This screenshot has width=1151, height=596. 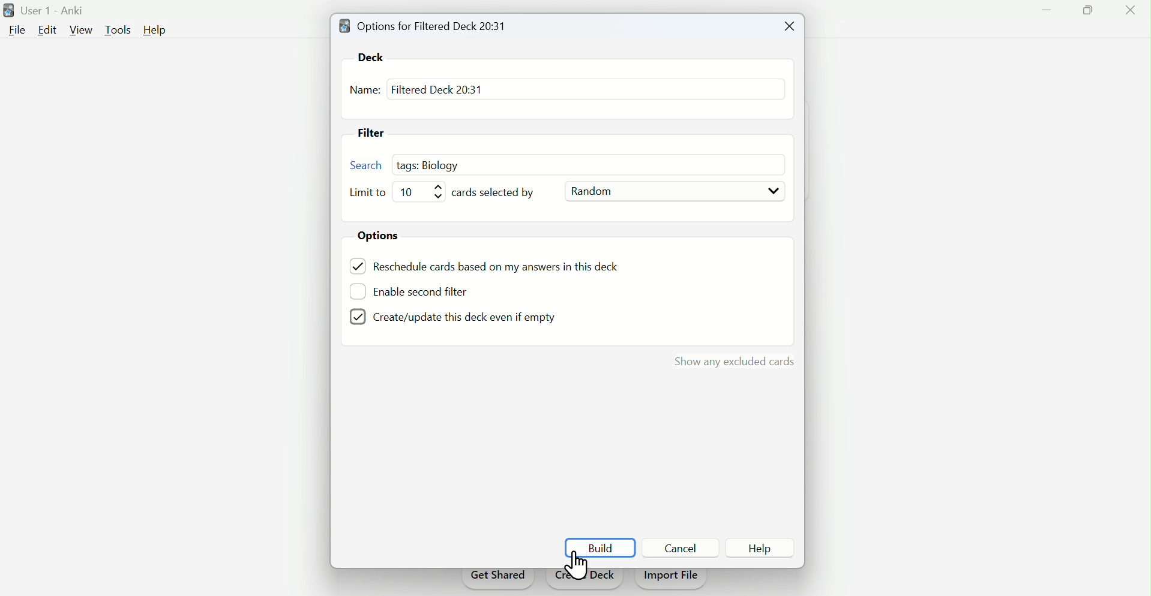 I want to click on Filter, so click(x=376, y=134).